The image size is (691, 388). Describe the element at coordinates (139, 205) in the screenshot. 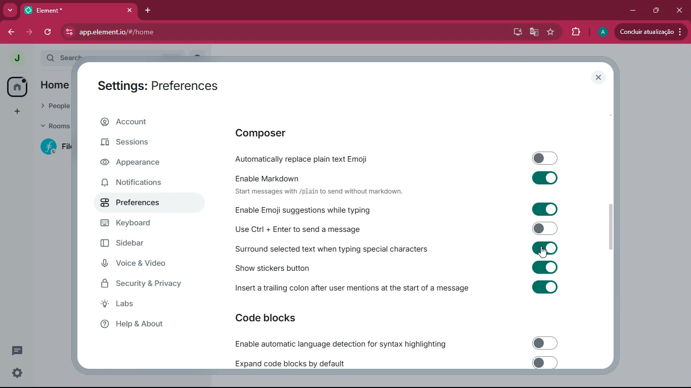

I see `preferences` at that location.